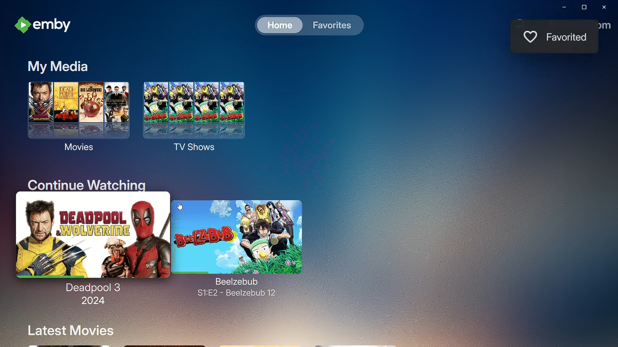  I want to click on Continue Watching, so click(85, 183).